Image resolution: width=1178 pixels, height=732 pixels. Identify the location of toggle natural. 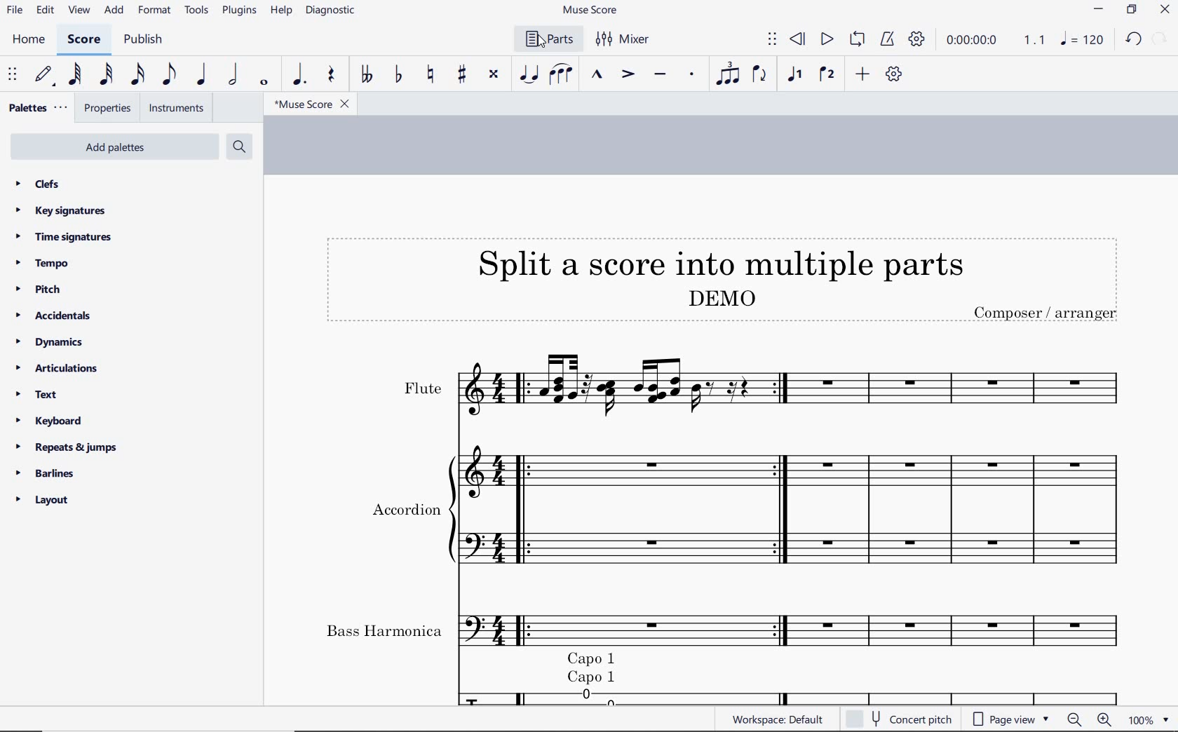
(432, 74).